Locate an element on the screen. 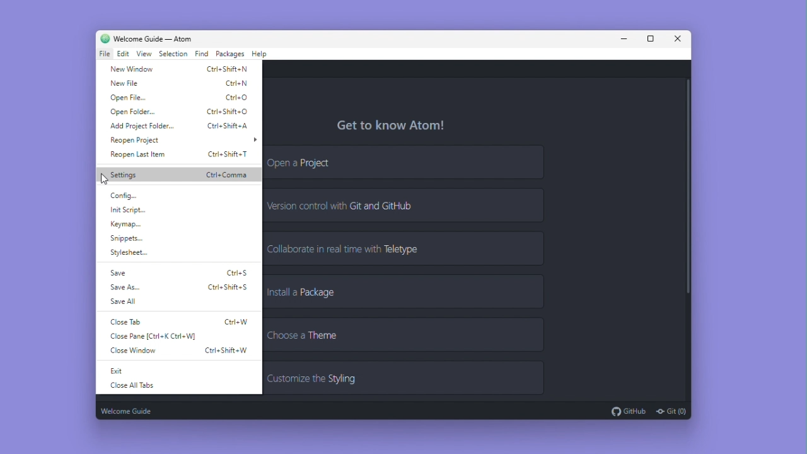 The height and width of the screenshot is (454, 807). Reopen project is located at coordinates (183, 139).